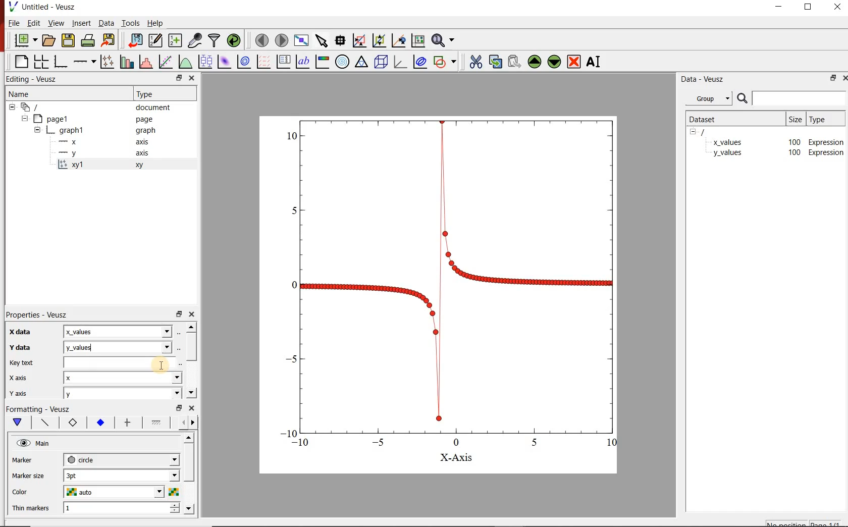 The width and height of the screenshot is (848, 527). I want to click on create new datasets using ranges, parametrically or as functions of existing datasets, so click(177, 41).